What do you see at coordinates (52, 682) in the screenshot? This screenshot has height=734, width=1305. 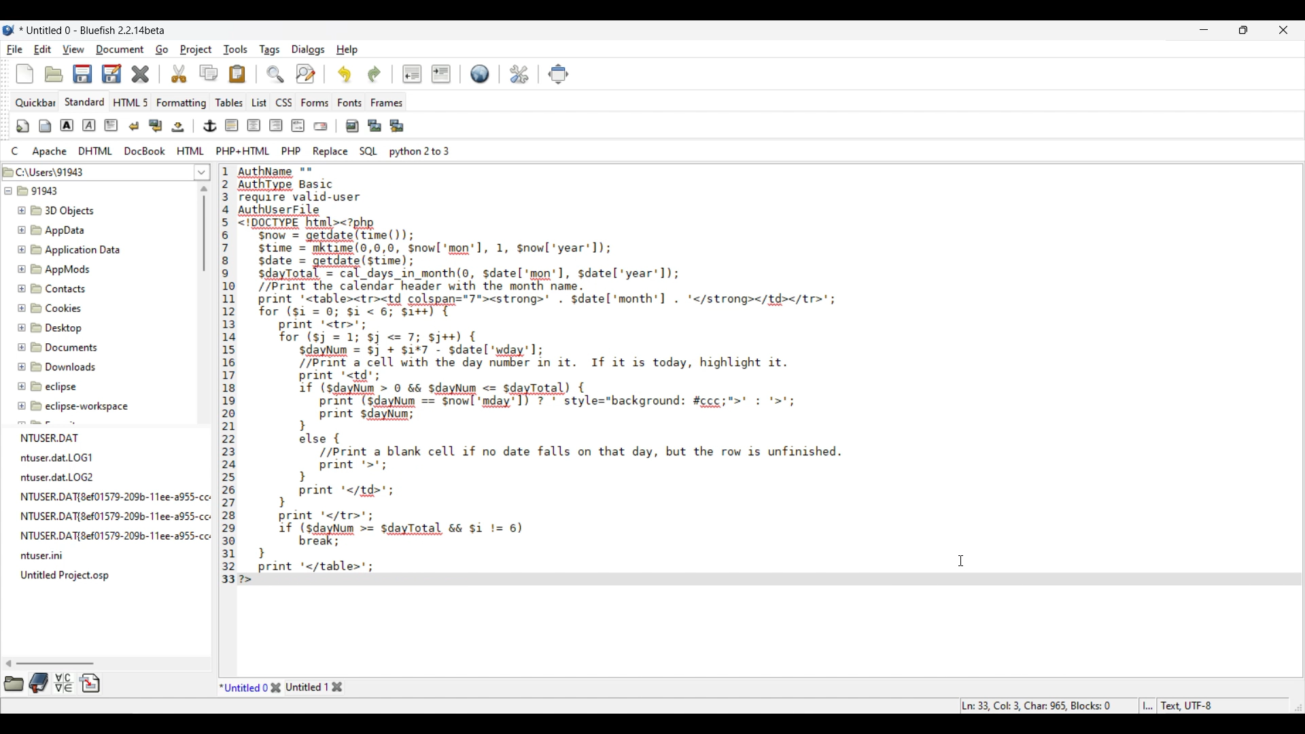 I see `More tool options` at bounding box center [52, 682].